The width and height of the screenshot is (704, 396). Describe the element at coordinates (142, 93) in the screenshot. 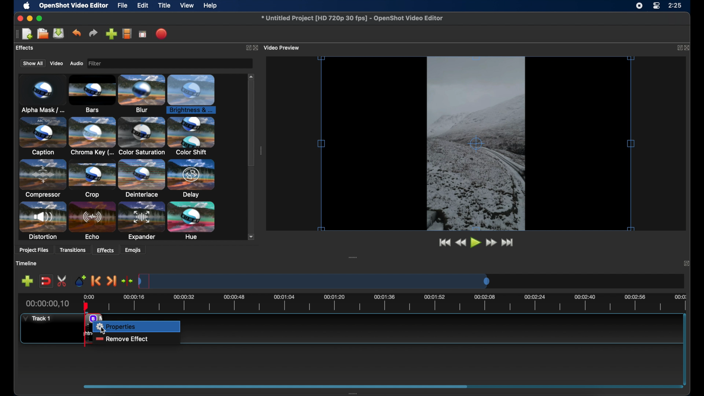

I see `blur` at that location.